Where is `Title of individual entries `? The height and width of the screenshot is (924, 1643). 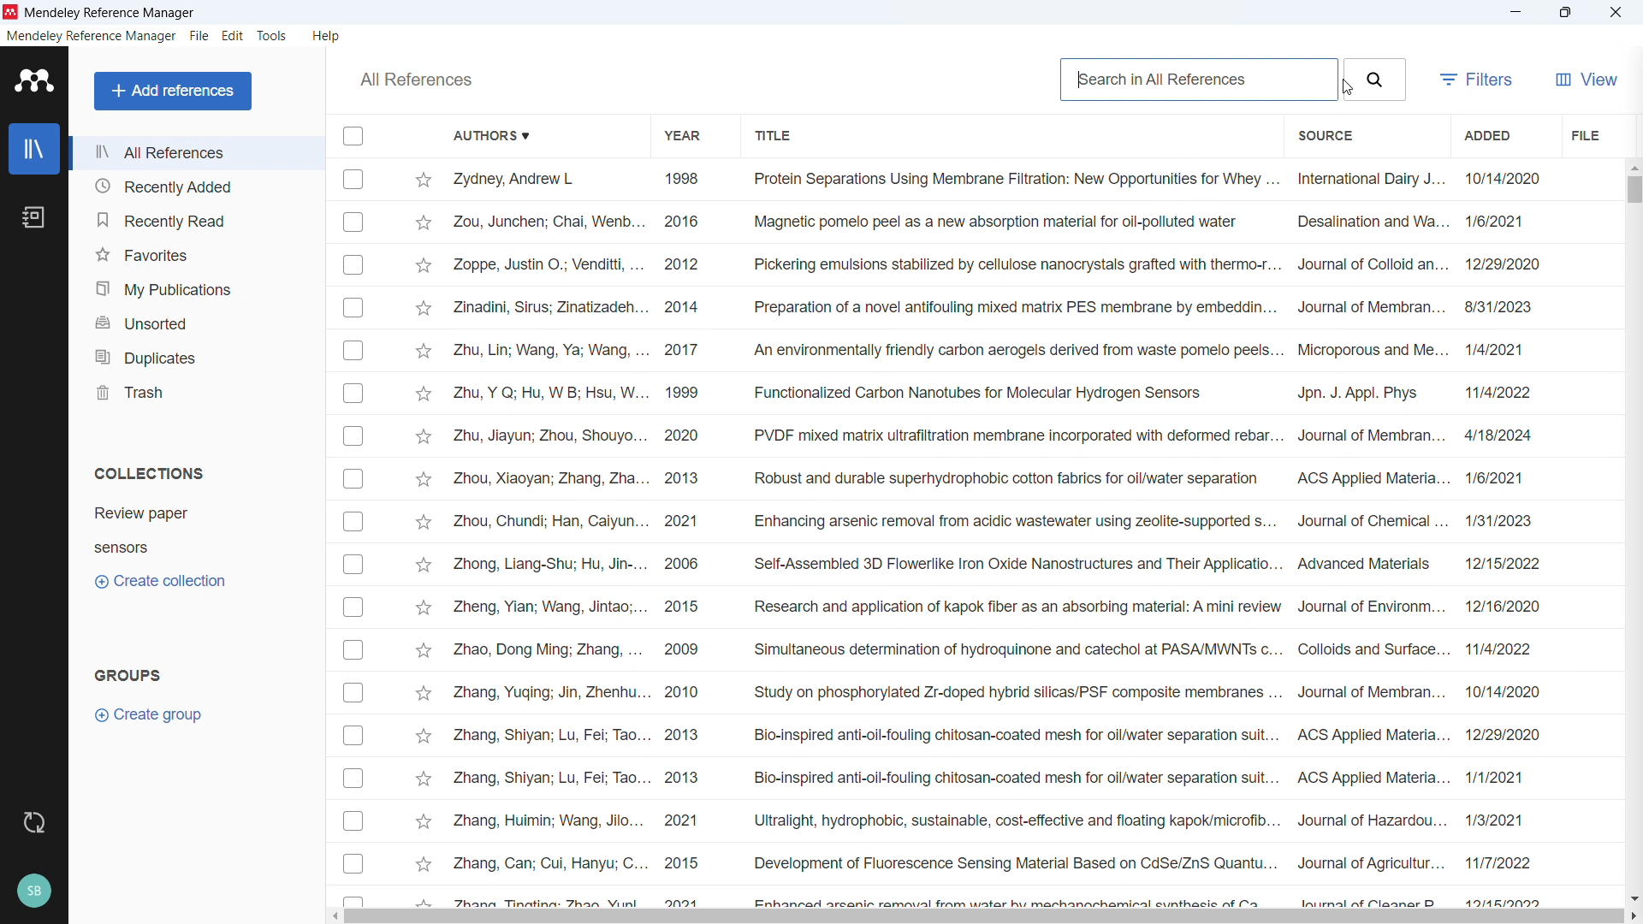
Title of individual entries  is located at coordinates (1014, 536).